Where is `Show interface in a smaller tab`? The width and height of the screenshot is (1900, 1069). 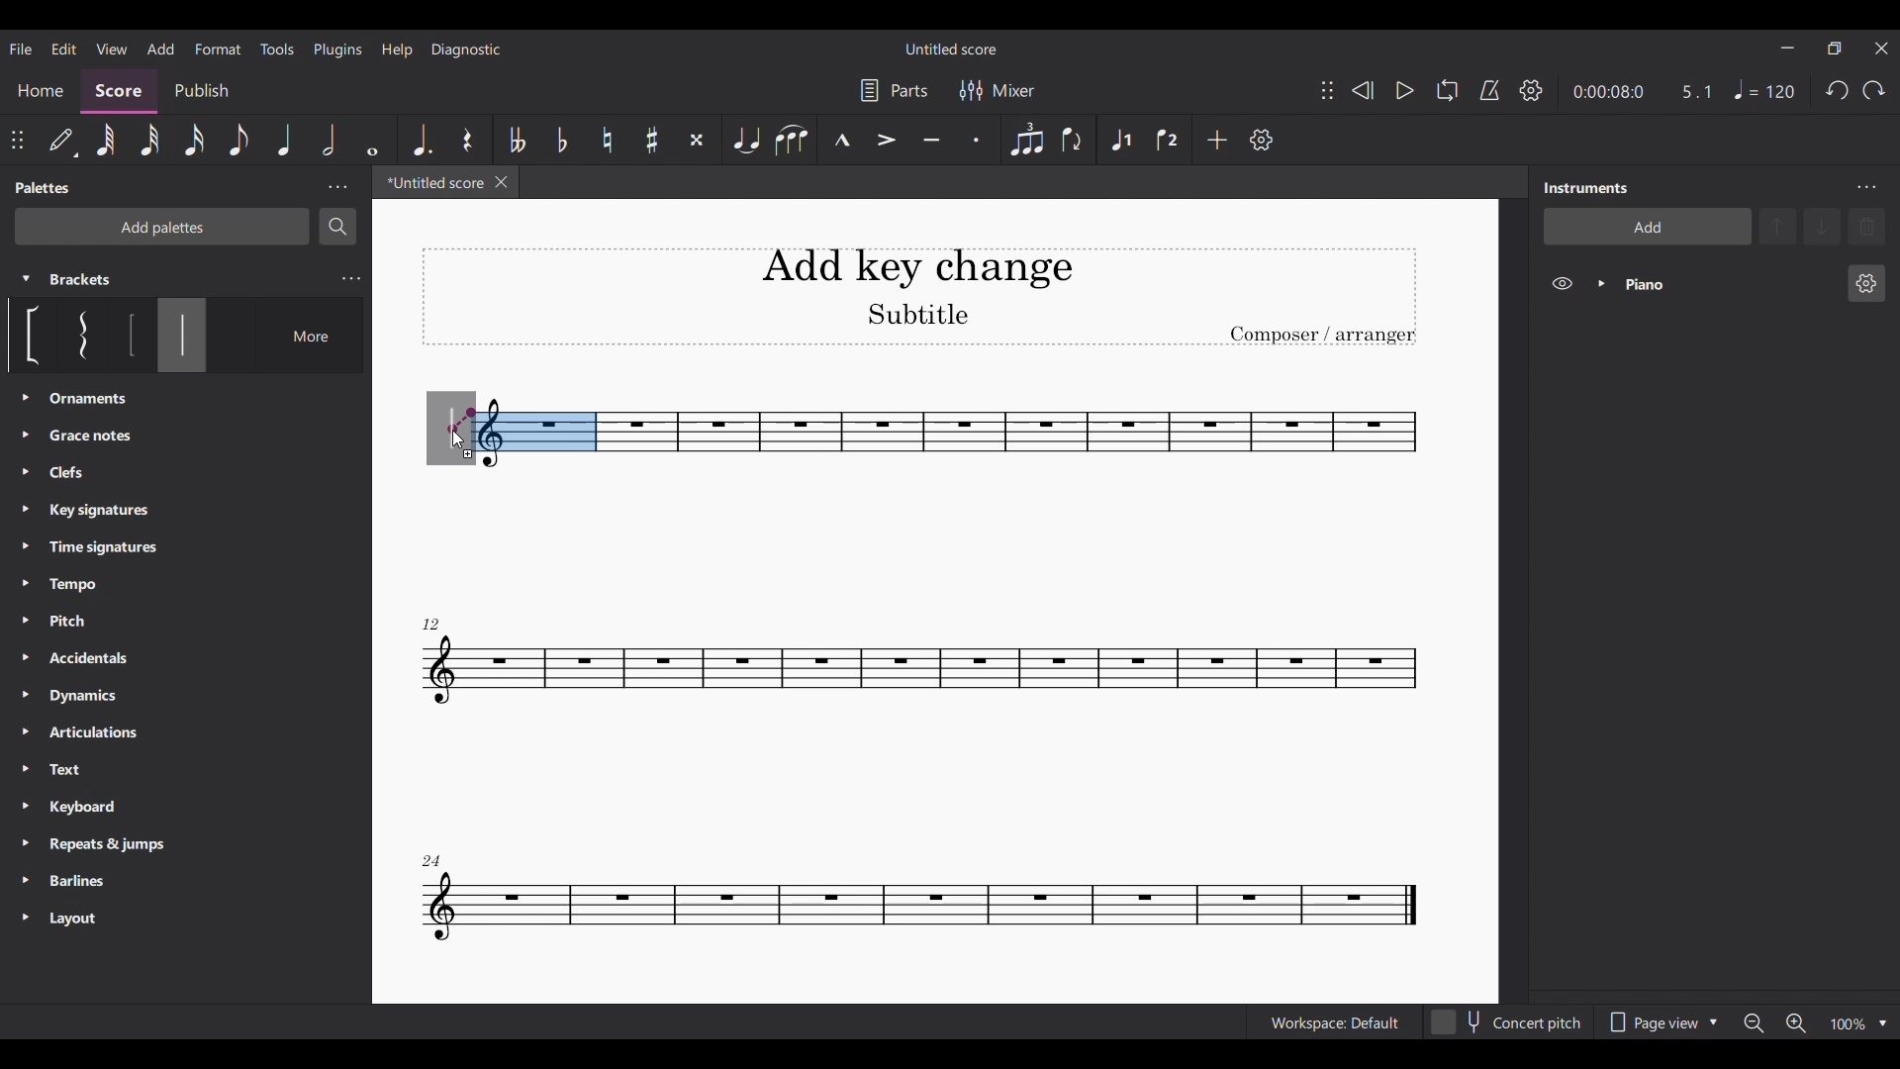 Show interface in a smaller tab is located at coordinates (1835, 49).